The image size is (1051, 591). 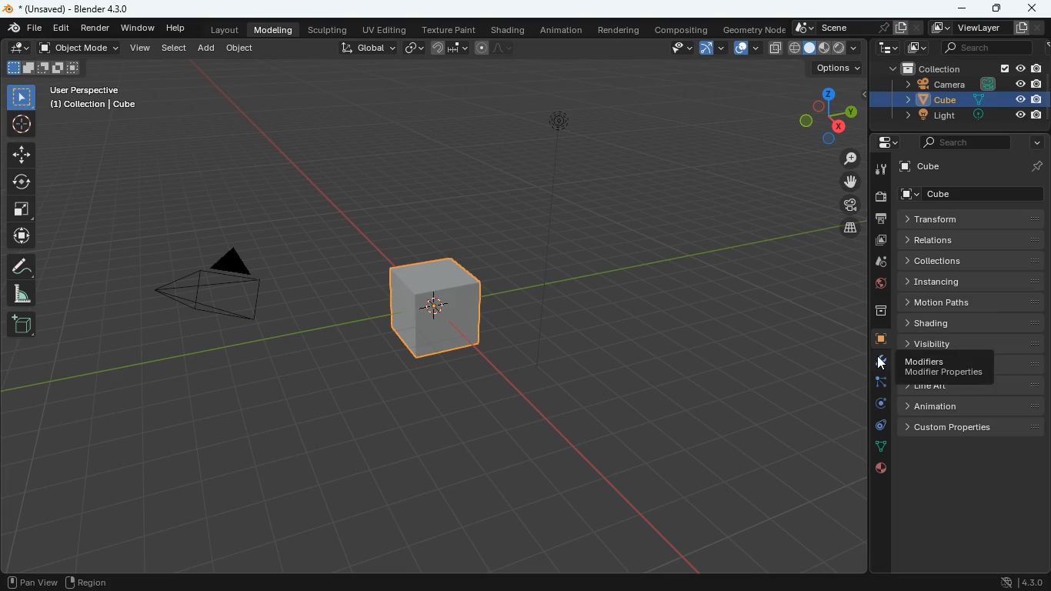 What do you see at coordinates (18, 211) in the screenshot?
I see `fullscreen` at bounding box center [18, 211].